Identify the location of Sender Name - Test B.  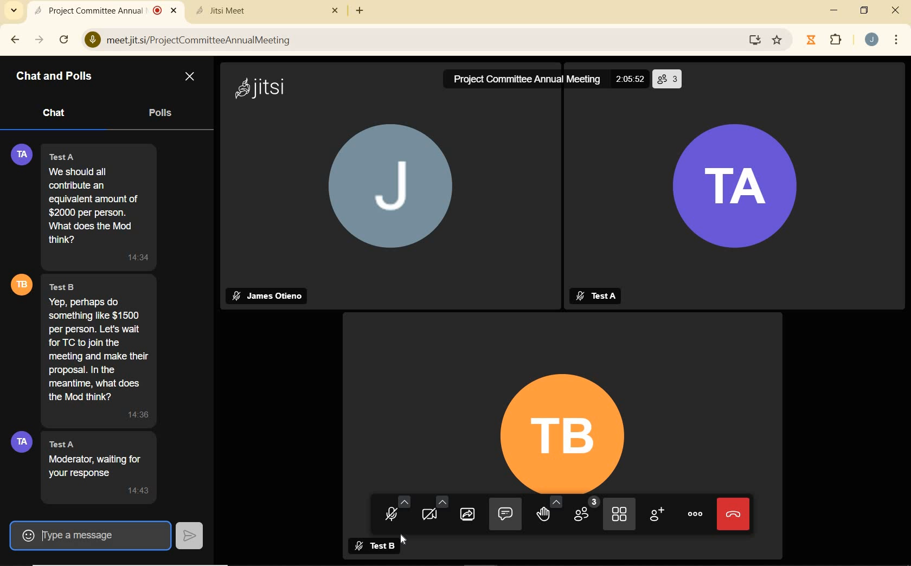
(72, 285).